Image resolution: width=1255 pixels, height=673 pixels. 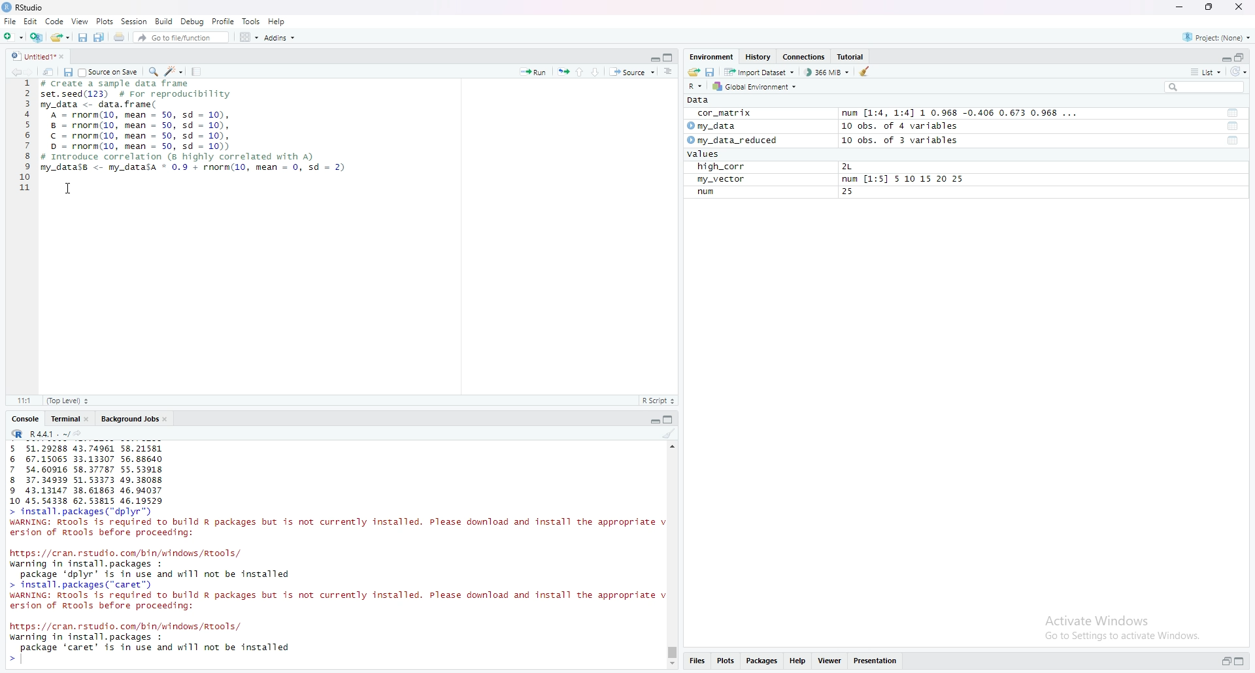 I want to click on Presentations, so click(x=877, y=661).